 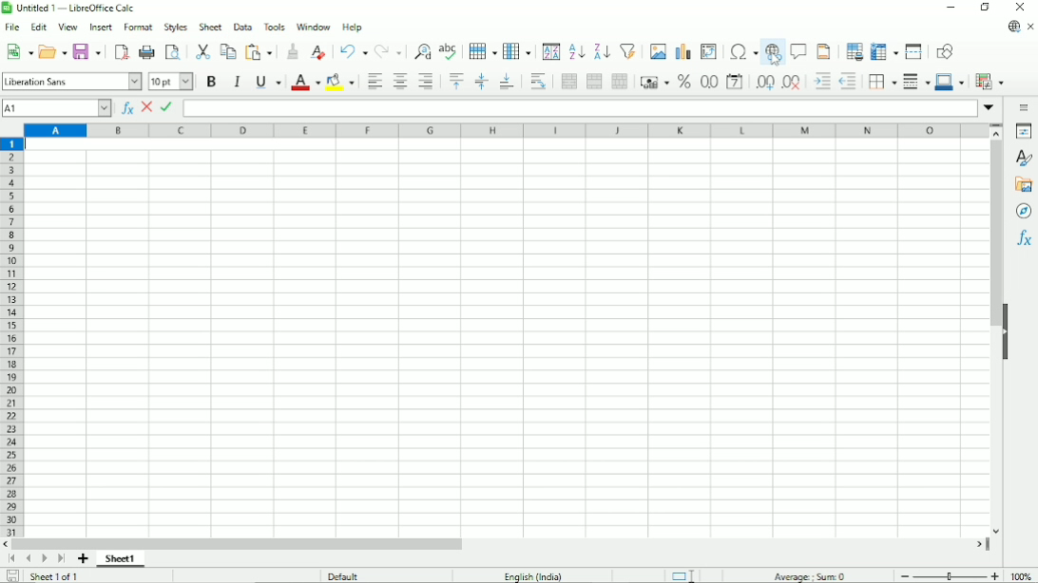 What do you see at coordinates (822, 81) in the screenshot?
I see `Increase indent` at bounding box center [822, 81].